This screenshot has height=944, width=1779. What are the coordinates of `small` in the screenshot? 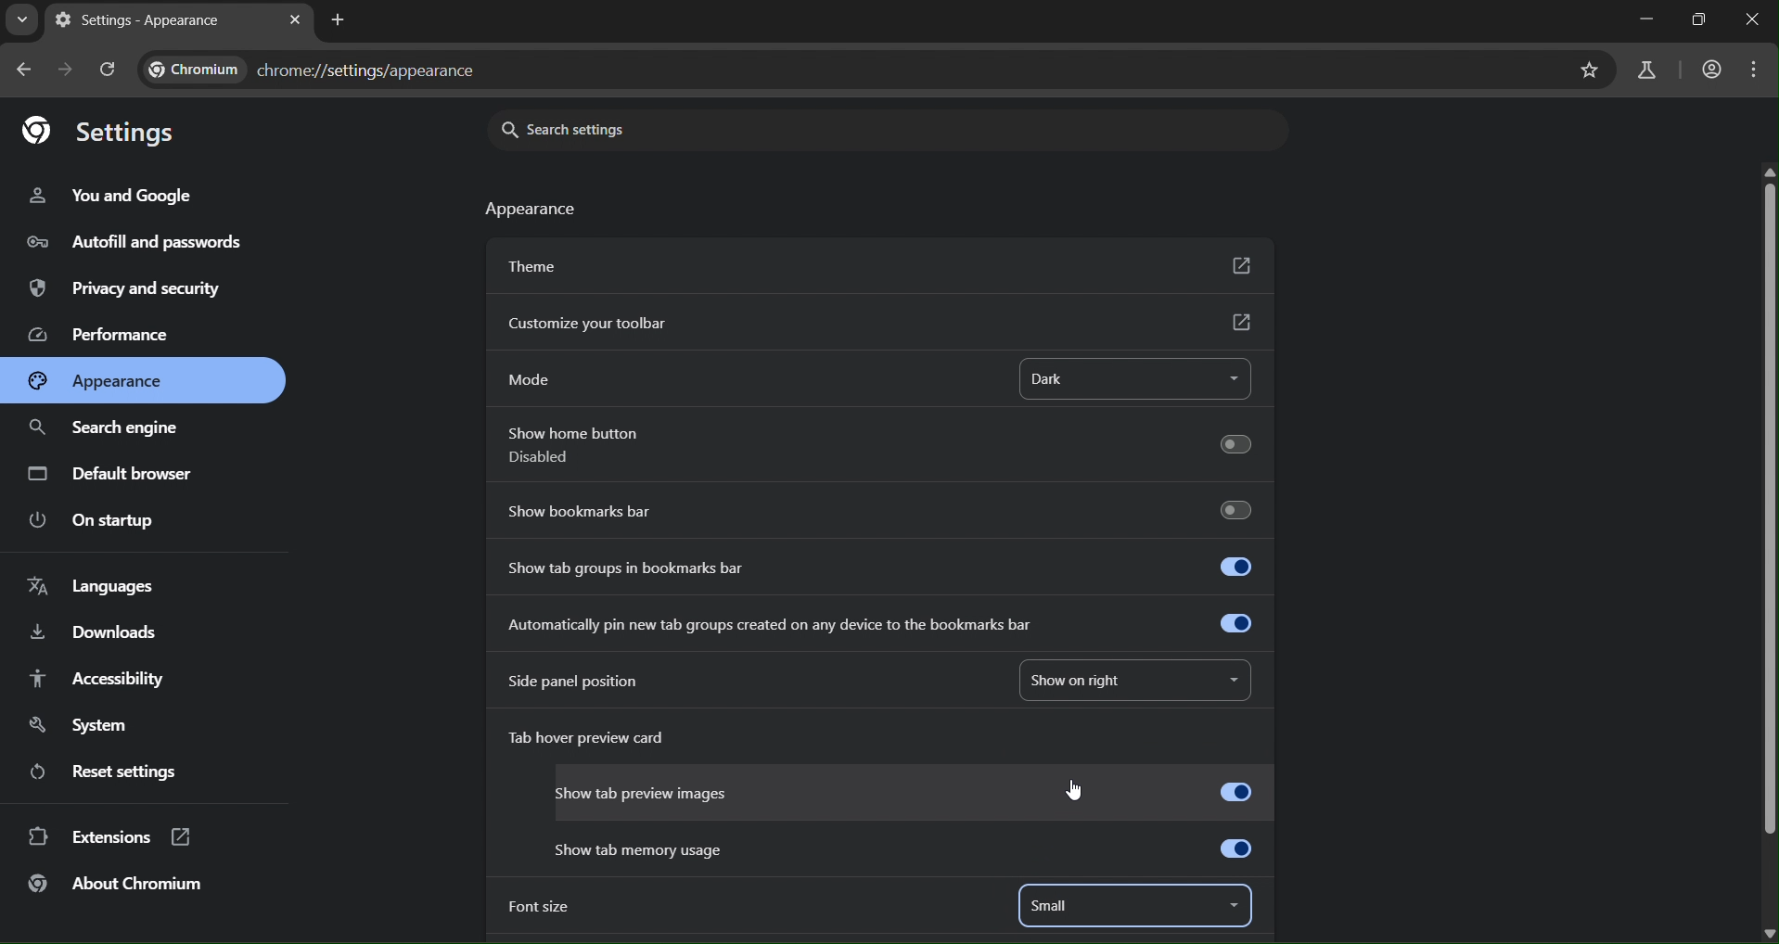 It's located at (1056, 906).